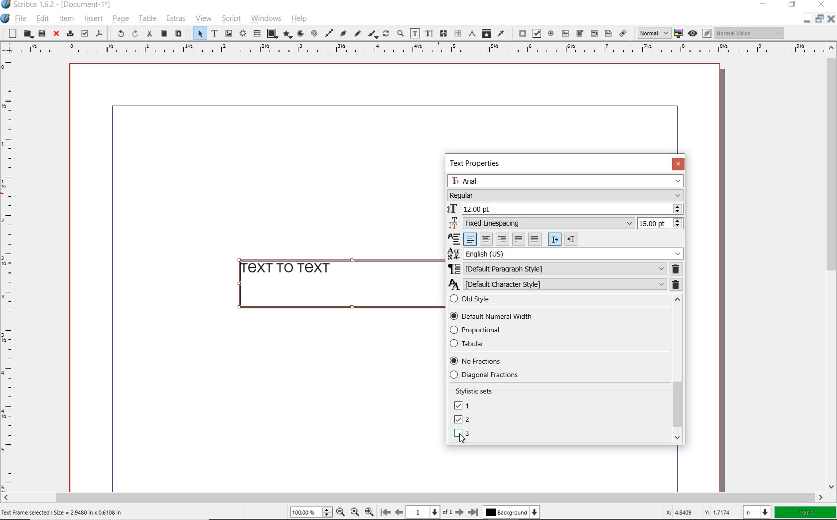 The image size is (837, 520). What do you see at coordinates (175, 20) in the screenshot?
I see `extras` at bounding box center [175, 20].